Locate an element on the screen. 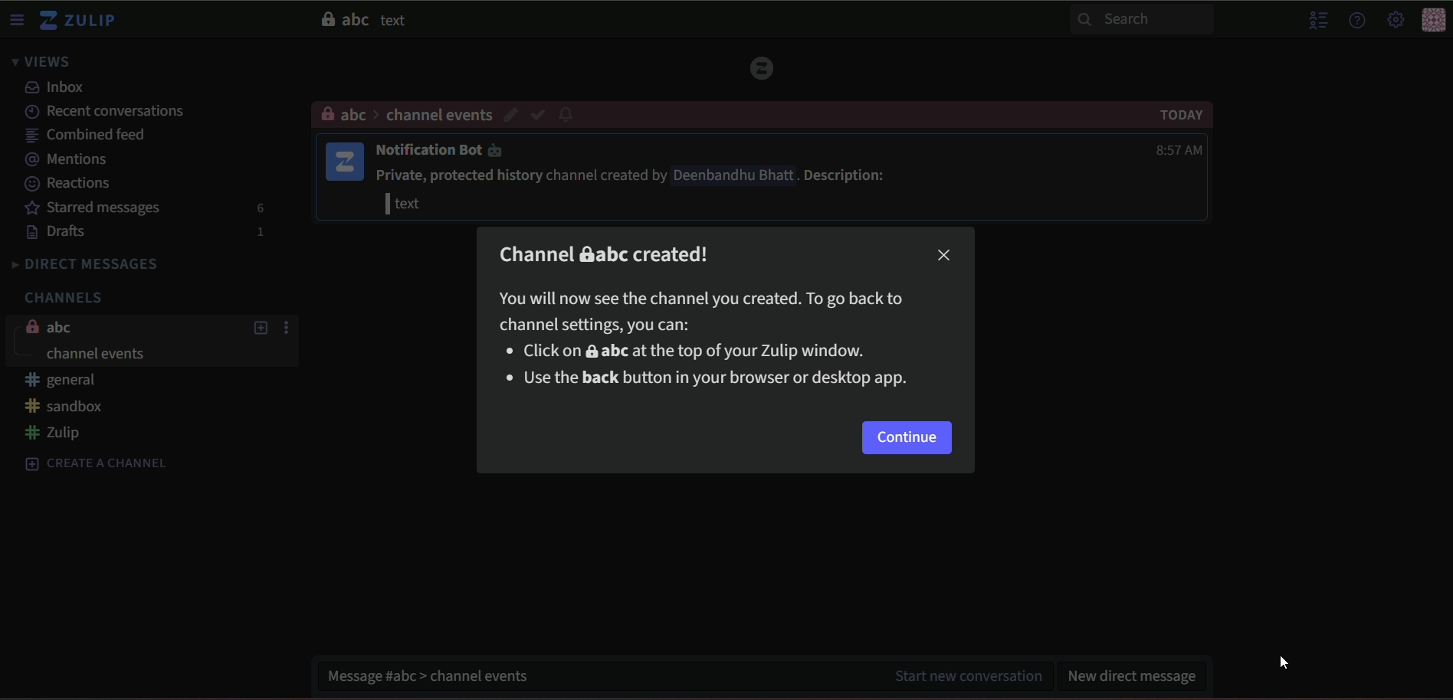 The height and width of the screenshot is (700, 1453). channels is located at coordinates (69, 297).